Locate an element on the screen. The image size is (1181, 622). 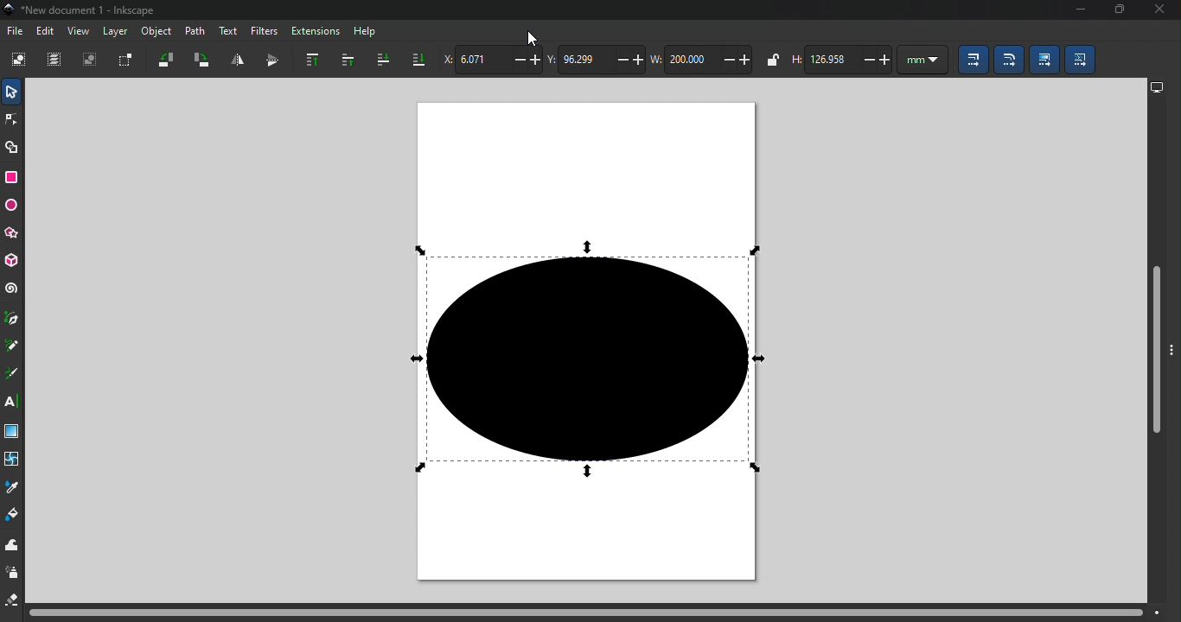
File name is located at coordinates (82, 11).